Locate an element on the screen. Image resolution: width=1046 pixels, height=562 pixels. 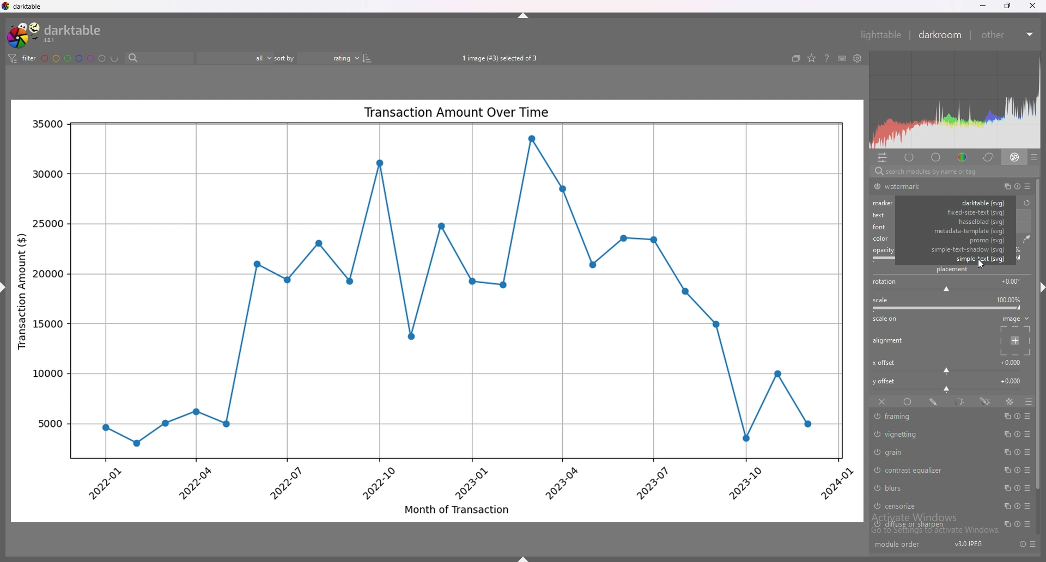
reset is located at coordinates (1027, 203).